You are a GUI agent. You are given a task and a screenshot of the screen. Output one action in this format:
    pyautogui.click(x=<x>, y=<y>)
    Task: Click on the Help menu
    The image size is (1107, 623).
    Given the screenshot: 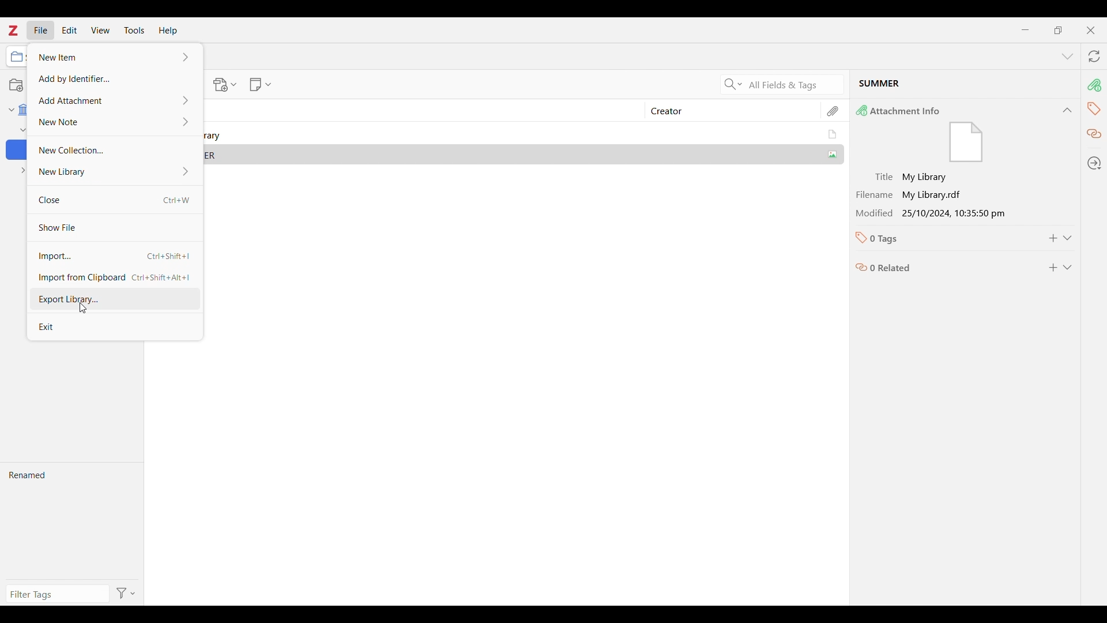 What is the action you would take?
    pyautogui.click(x=168, y=31)
    